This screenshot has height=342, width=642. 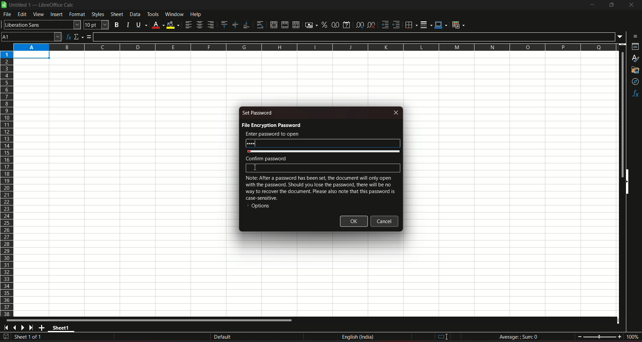 What do you see at coordinates (634, 47) in the screenshot?
I see `properties` at bounding box center [634, 47].